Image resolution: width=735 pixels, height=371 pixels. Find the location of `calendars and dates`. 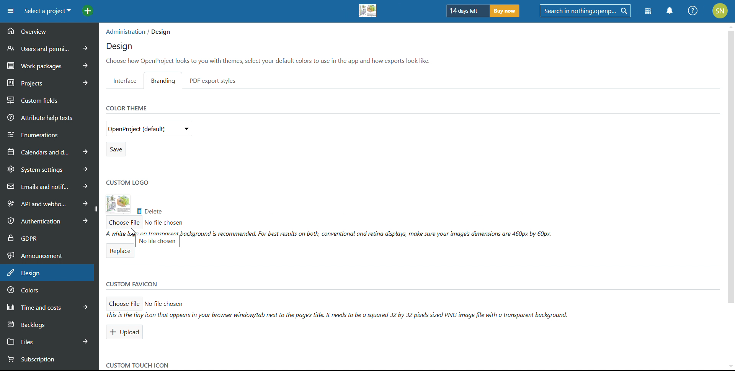

calendars and dates is located at coordinates (48, 151).